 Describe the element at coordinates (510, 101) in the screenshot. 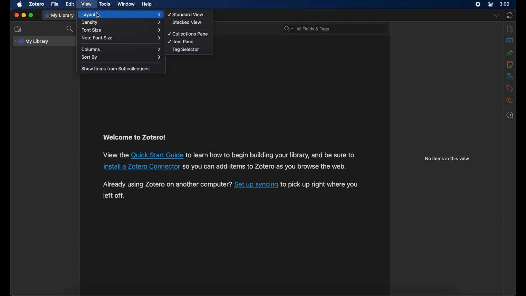

I see `related` at that location.